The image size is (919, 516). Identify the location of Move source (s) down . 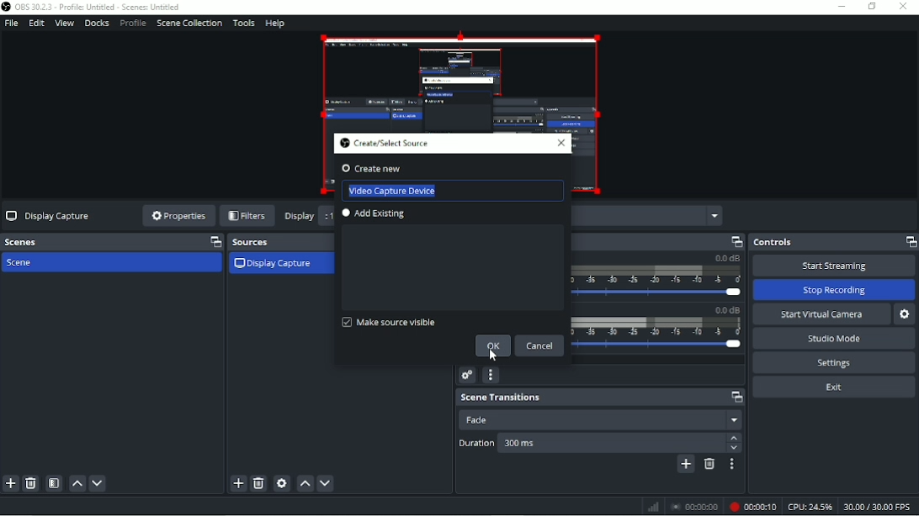
(325, 483).